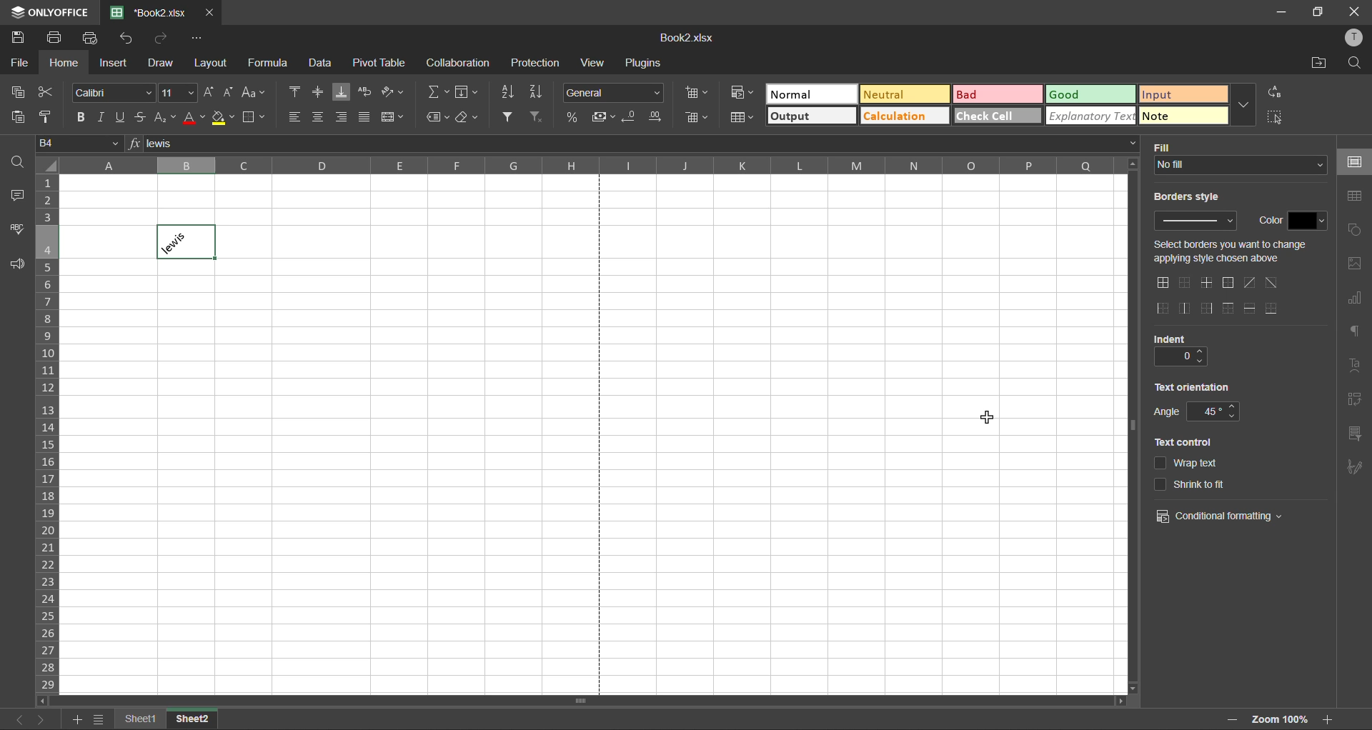  Describe the element at coordinates (468, 93) in the screenshot. I see `fields` at that location.